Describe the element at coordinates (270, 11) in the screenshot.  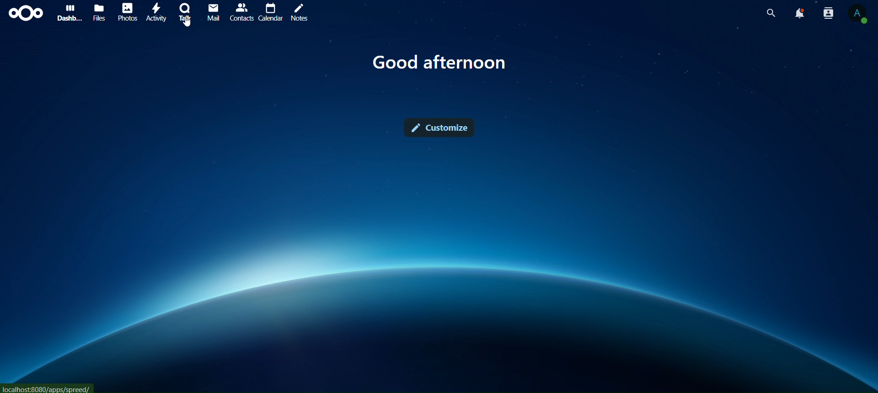
I see `calendar` at that location.